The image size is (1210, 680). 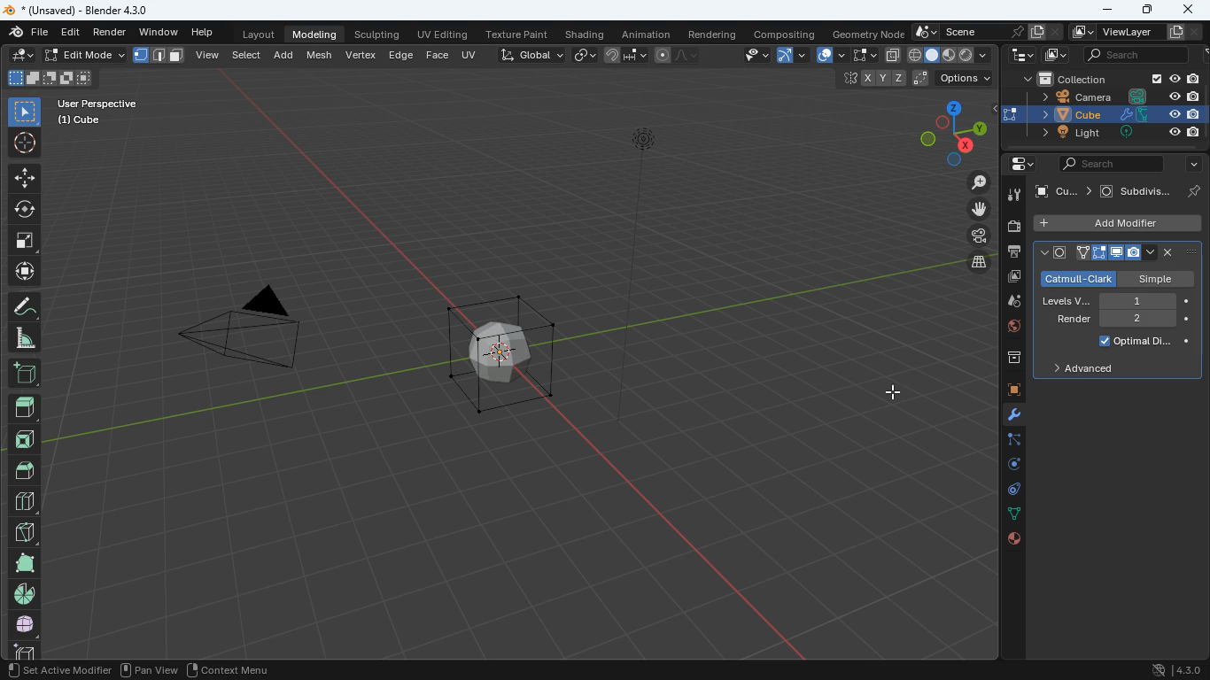 I want to click on pie, so click(x=27, y=594).